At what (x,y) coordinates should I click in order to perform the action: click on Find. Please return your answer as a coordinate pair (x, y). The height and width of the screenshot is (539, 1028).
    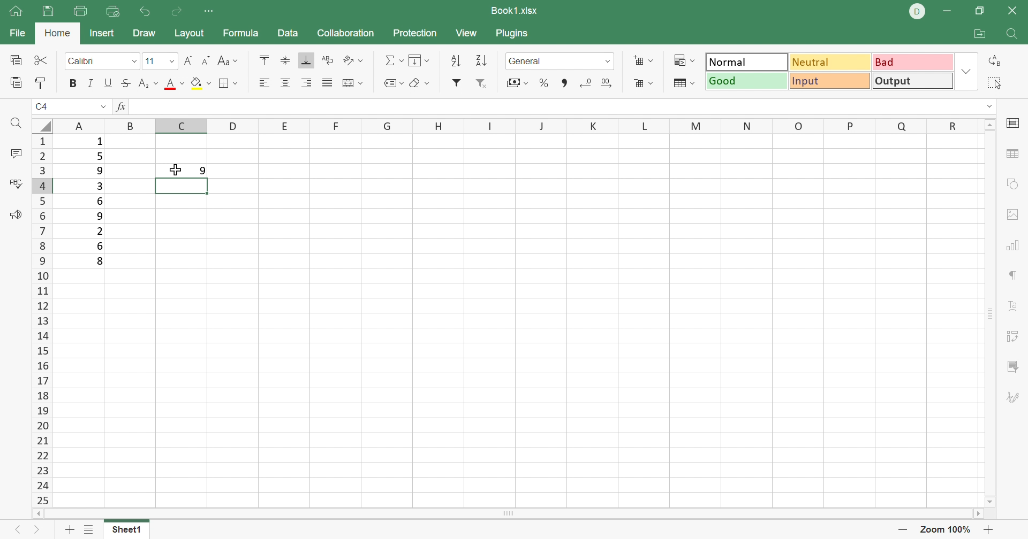
    Looking at the image, I should click on (1014, 35).